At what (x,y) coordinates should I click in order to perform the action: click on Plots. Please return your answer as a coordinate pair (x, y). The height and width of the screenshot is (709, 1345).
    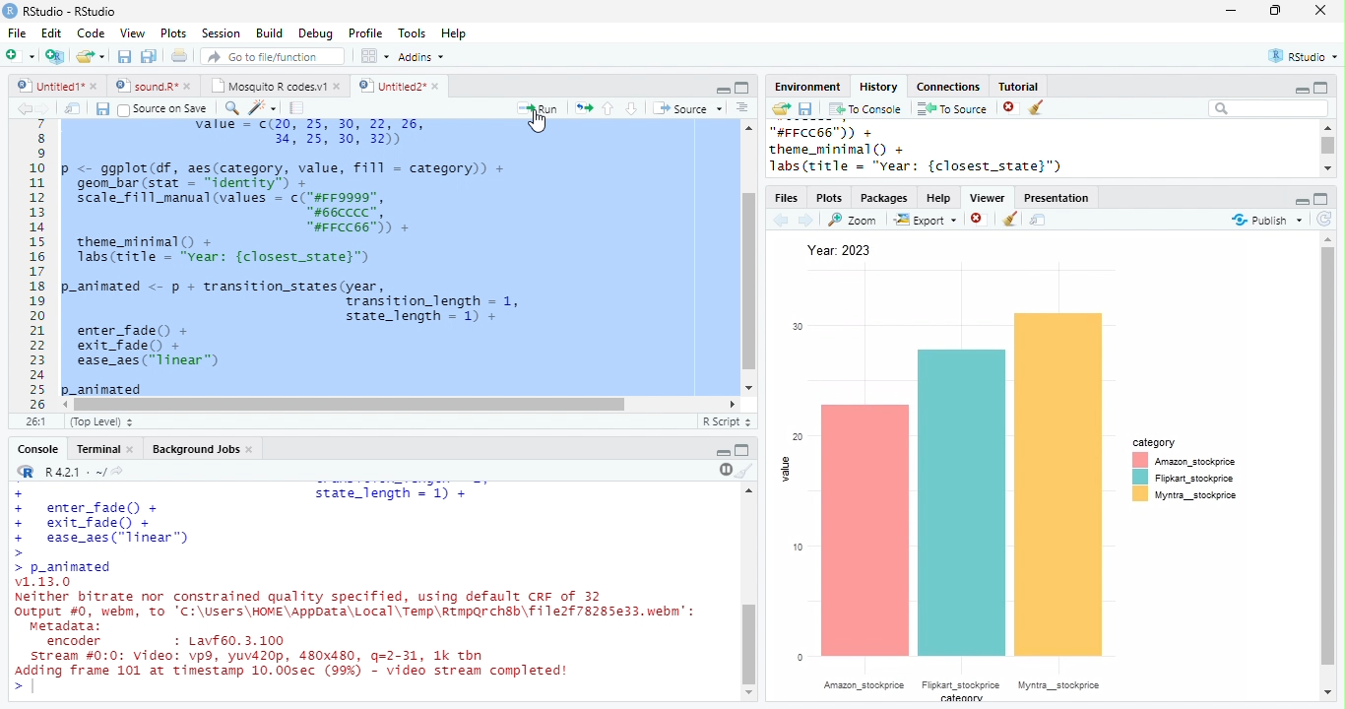
    Looking at the image, I should click on (829, 198).